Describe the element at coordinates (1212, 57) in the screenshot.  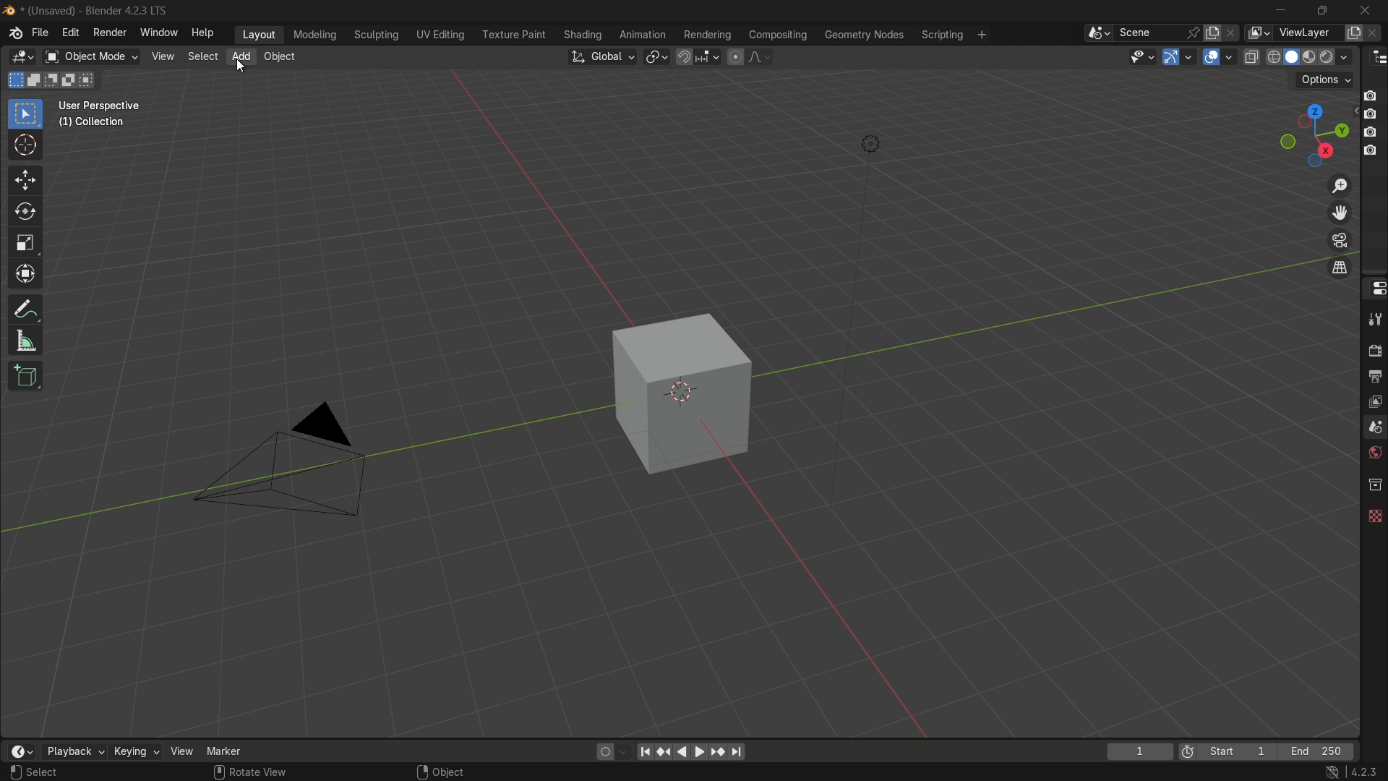
I see `show overlay` at that location.